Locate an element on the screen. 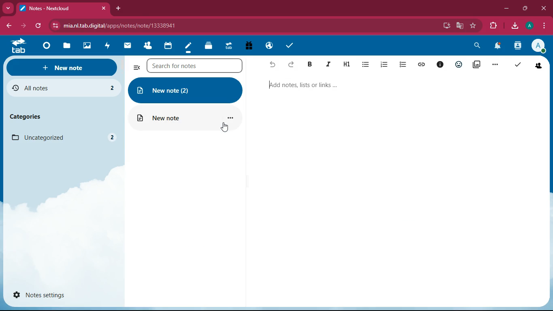  list is located at coordinates (404, 65).